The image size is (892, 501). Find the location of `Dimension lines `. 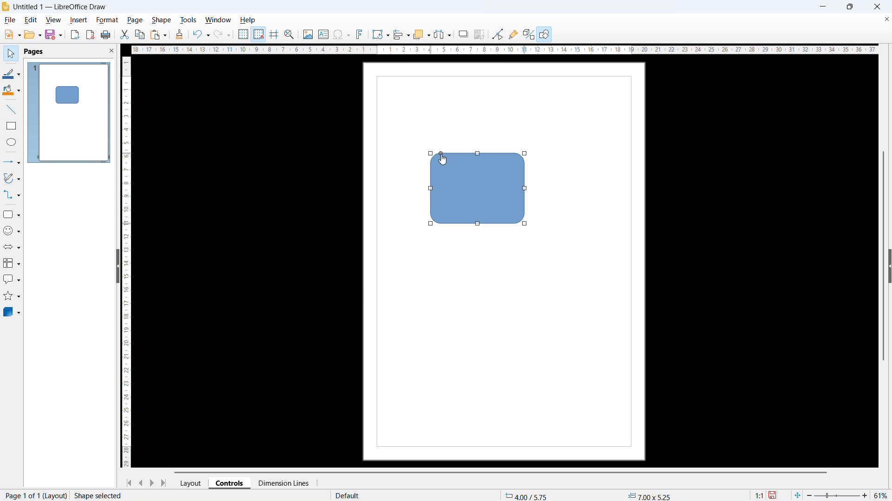

Dimension lines  is located at coordinates (283, 483).